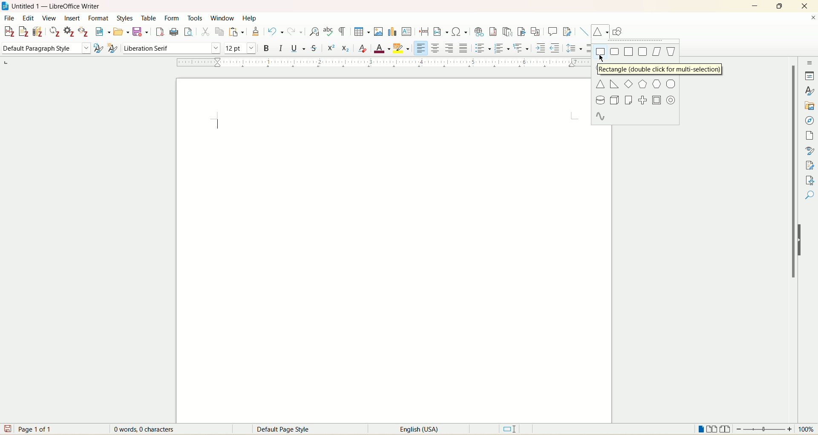 This screenshot has height=435, width=818. Describe the element at coordinates (174, 32) in the screenshot. I see `print` at that location.